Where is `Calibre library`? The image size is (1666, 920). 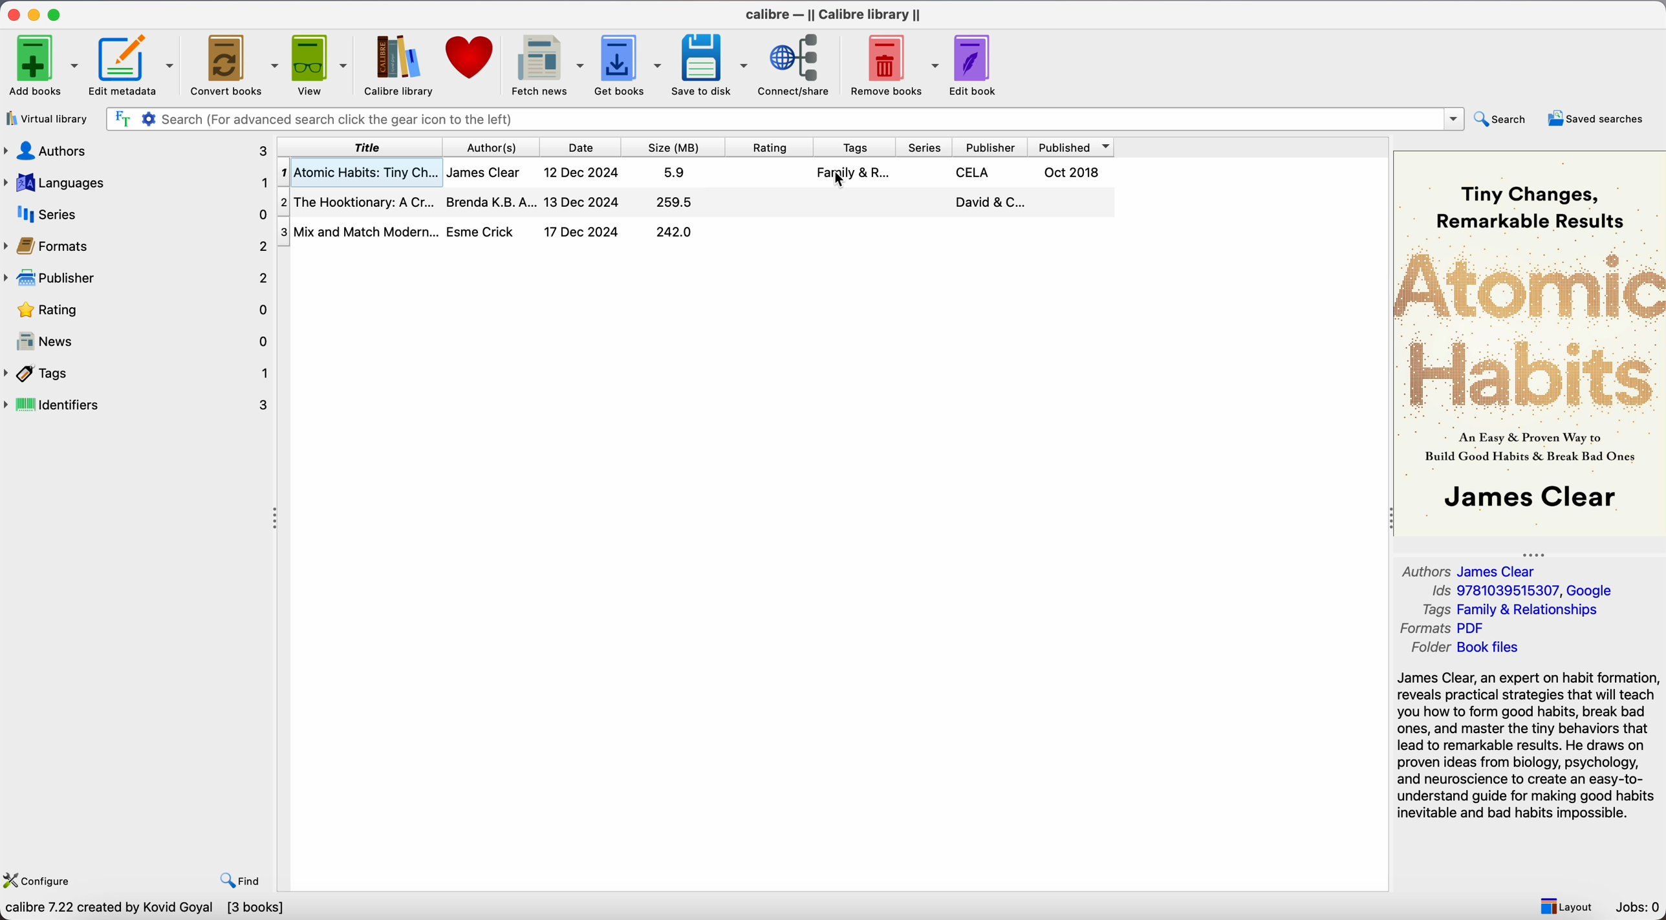
Calibre library is located at coordinates (396, 64).